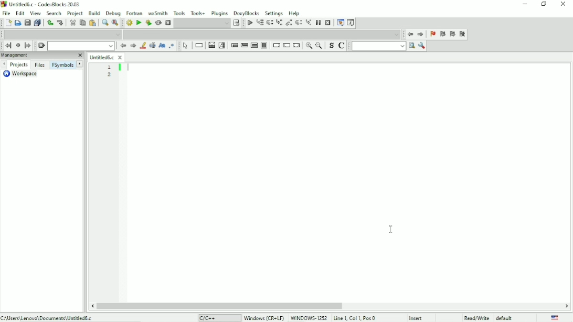 The height and width of the screenshot is (322, 573). What do you see at coordinates (422, 46) in the screenshot?
I see `Show options window` at bounding box center [422, 46].